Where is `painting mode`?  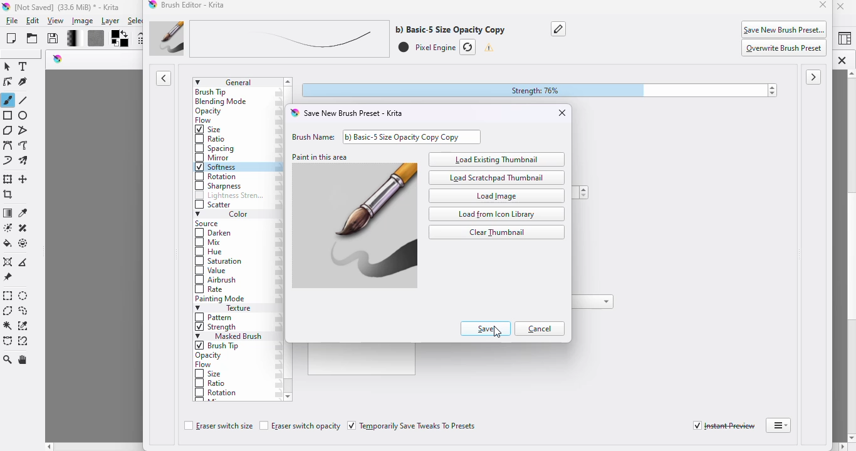
painting mode is located at coordinates (221, 299).